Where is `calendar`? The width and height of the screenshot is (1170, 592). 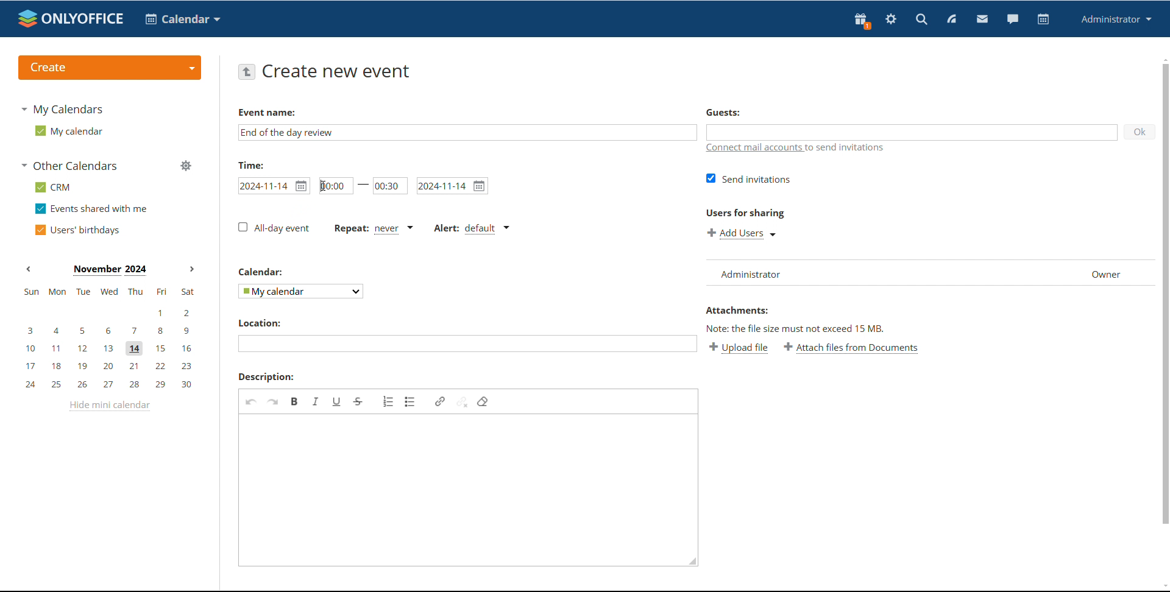
calendar is located at coordinates (183, 19).